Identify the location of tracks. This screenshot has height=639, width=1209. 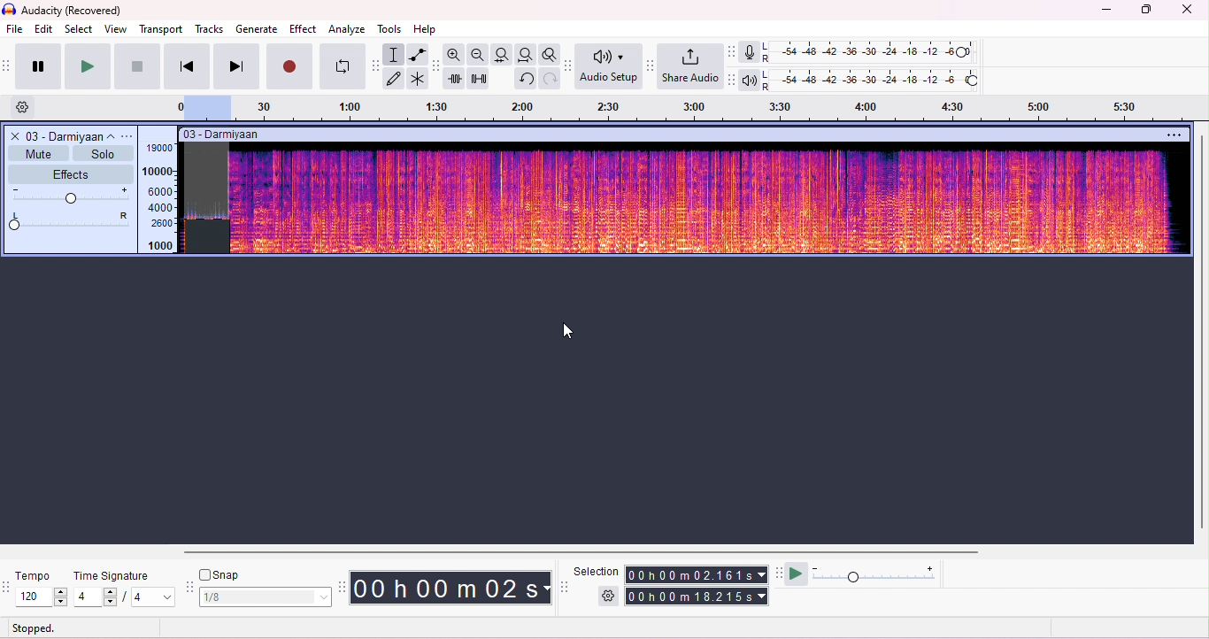
(210, 30).